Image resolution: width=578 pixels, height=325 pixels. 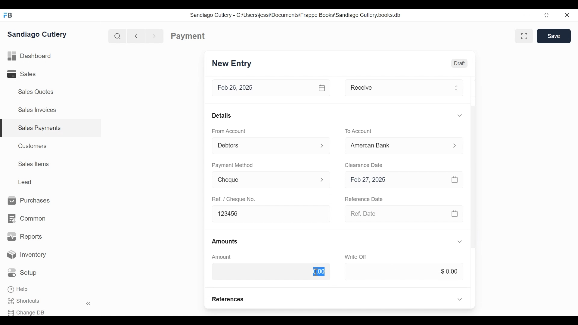 I want to click on Calendar, so click(x=322, y=88).